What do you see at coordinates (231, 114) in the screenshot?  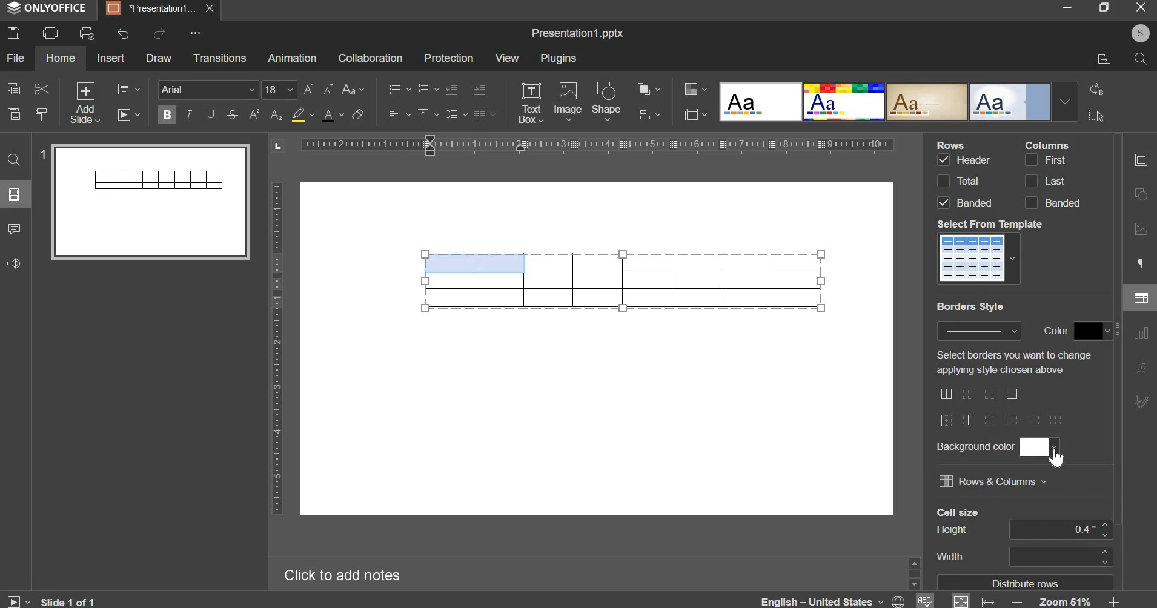 I see `strikethrough` at bounding box center [231, 114].